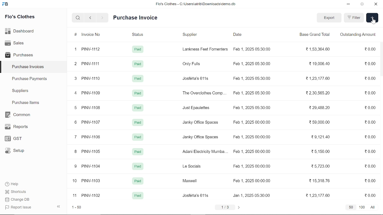 This screenshot has height=215, width=383. What do you see at coordinates (195, 5) in the screenshot?
I see `Flo's Clothes - C:\Users\alrib\Downioads'cemo.db.` at bounding box center [195, 5].